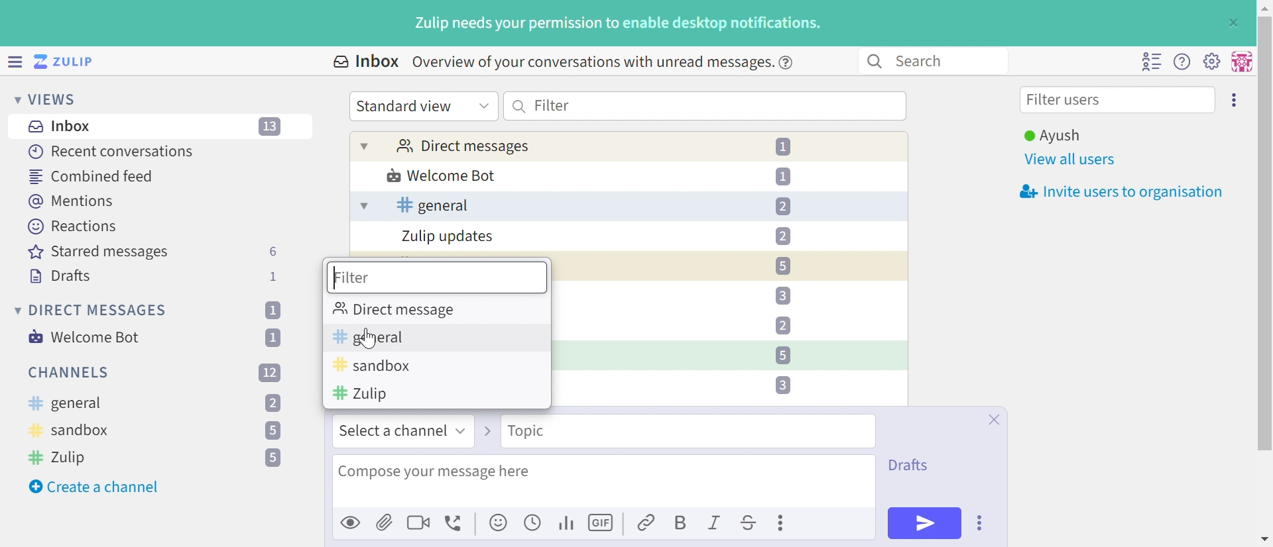  What do you see at coordinates (455, 524) in the screenshot?
I see `Add voice call` at bounding box center [455, 524].